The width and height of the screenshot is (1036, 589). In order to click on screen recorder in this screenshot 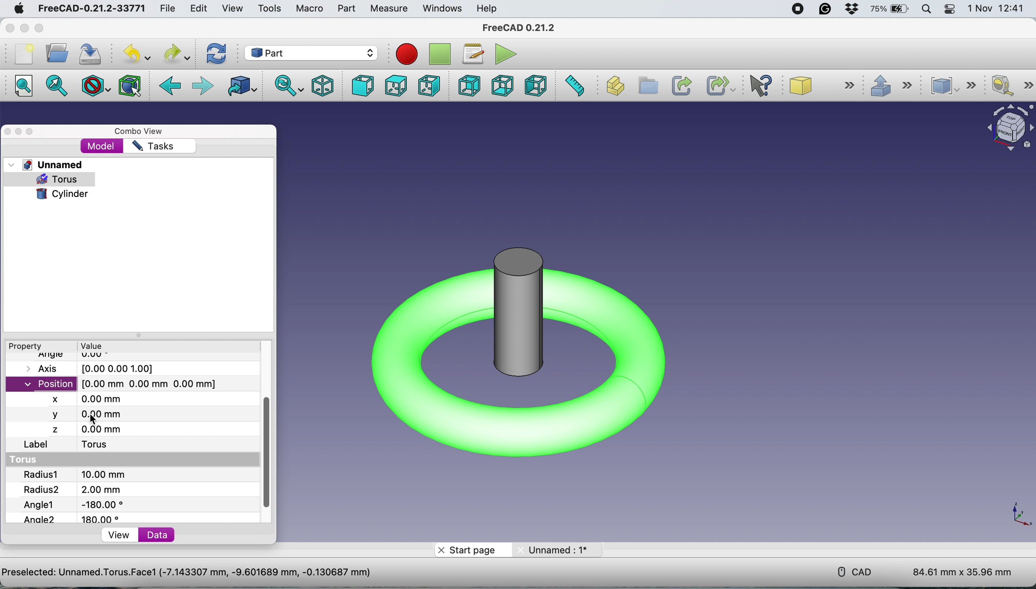, I will do `click(798, 9)`.